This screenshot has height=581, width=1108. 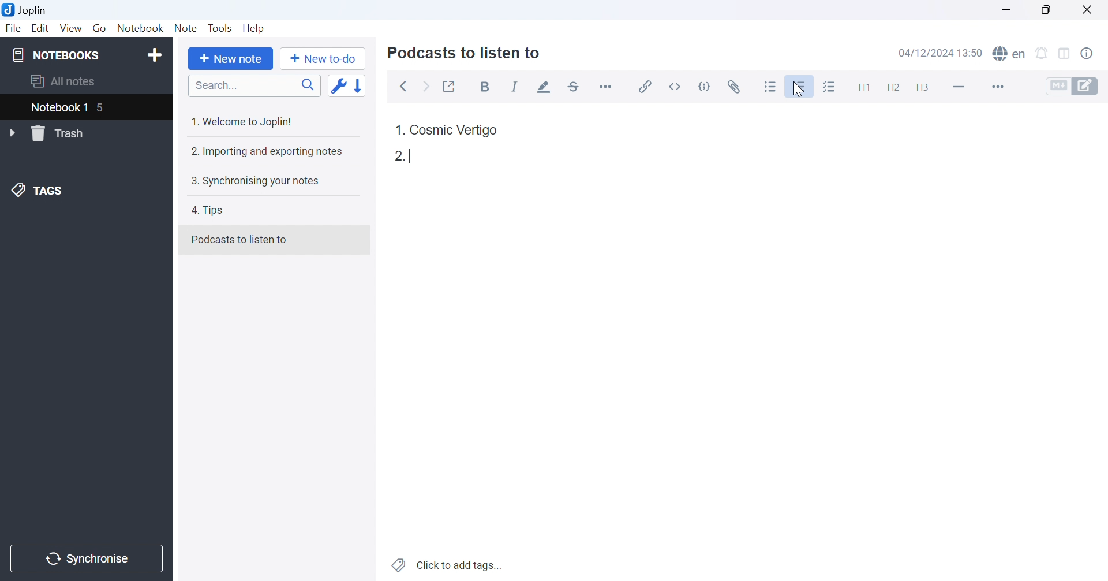 What do you see at coordinates (326, 59) in the screenshot?
I see `New to-do` at bounding box center [326, 59].